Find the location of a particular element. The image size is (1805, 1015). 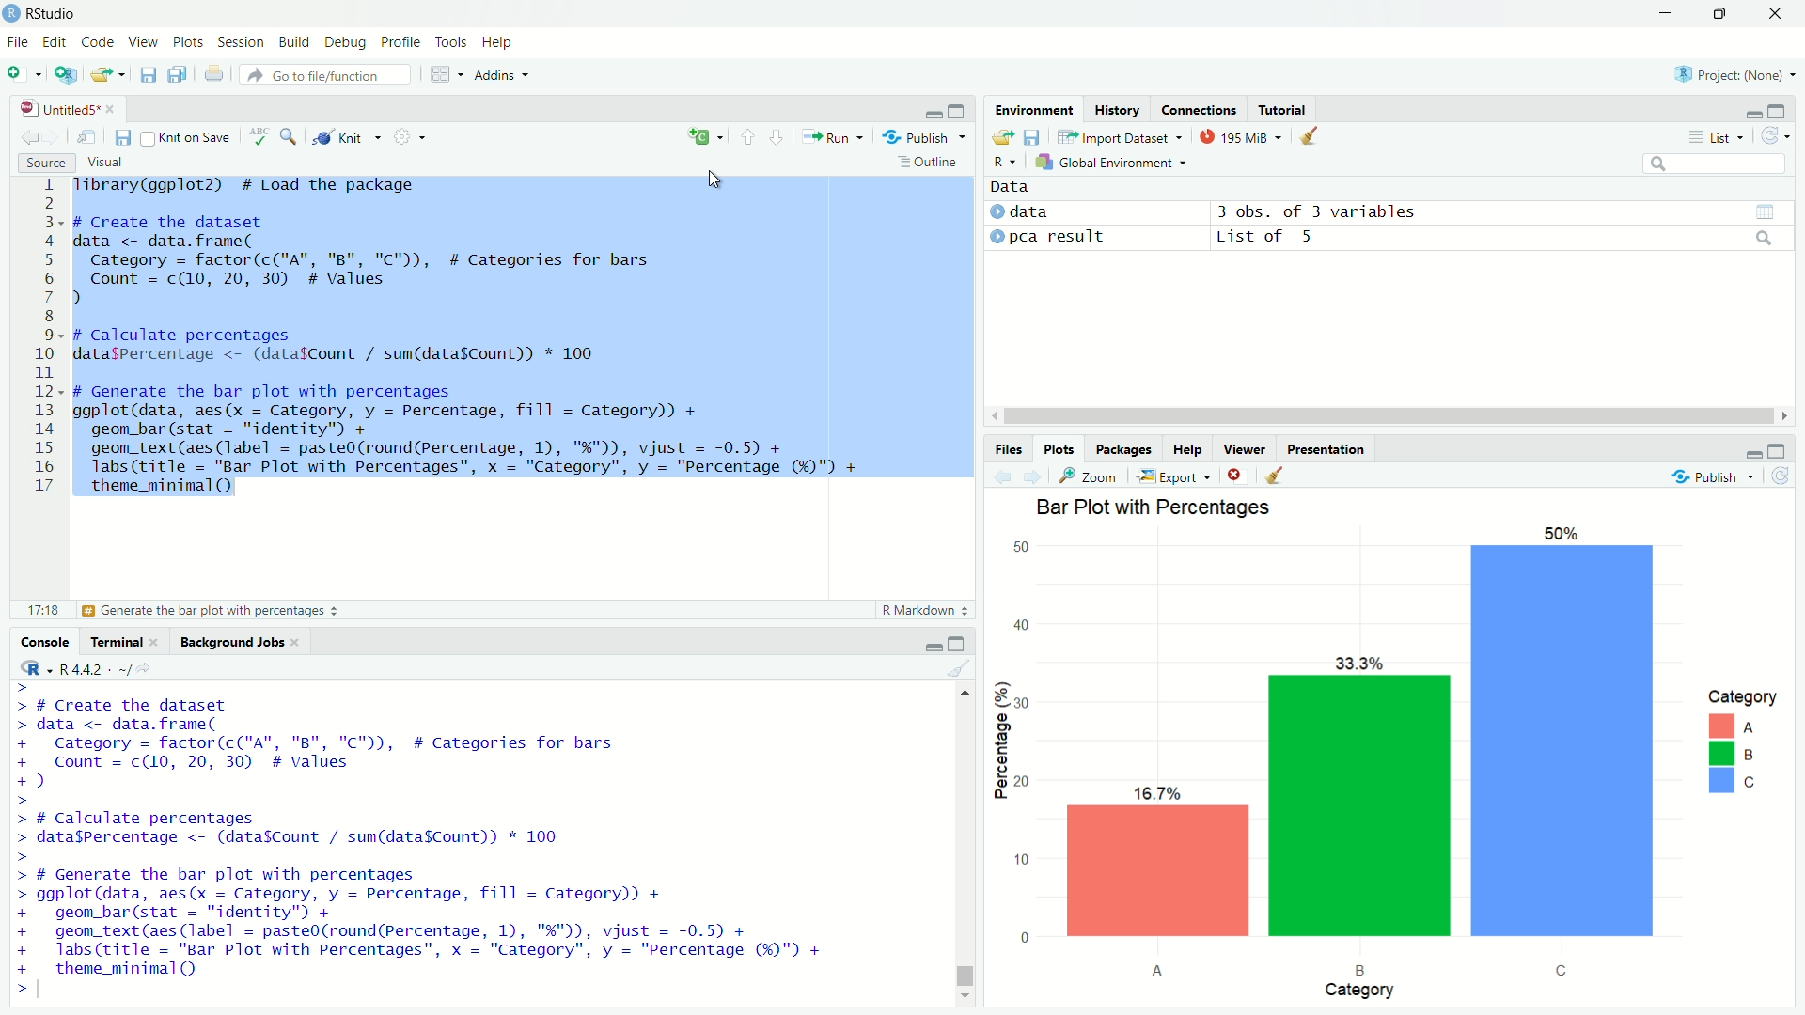

settings is located at coordinates (403, 135).